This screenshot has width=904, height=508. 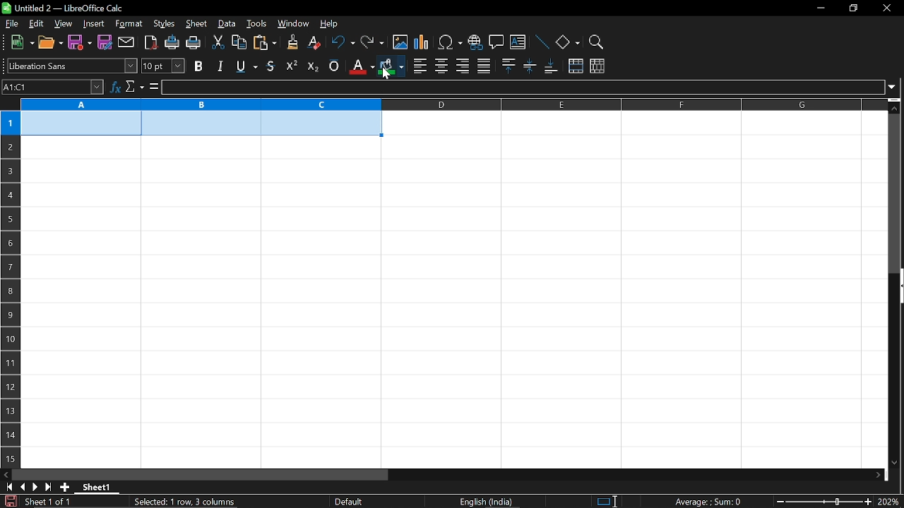 I want to click on function wizard, so click(x=115, y=87).